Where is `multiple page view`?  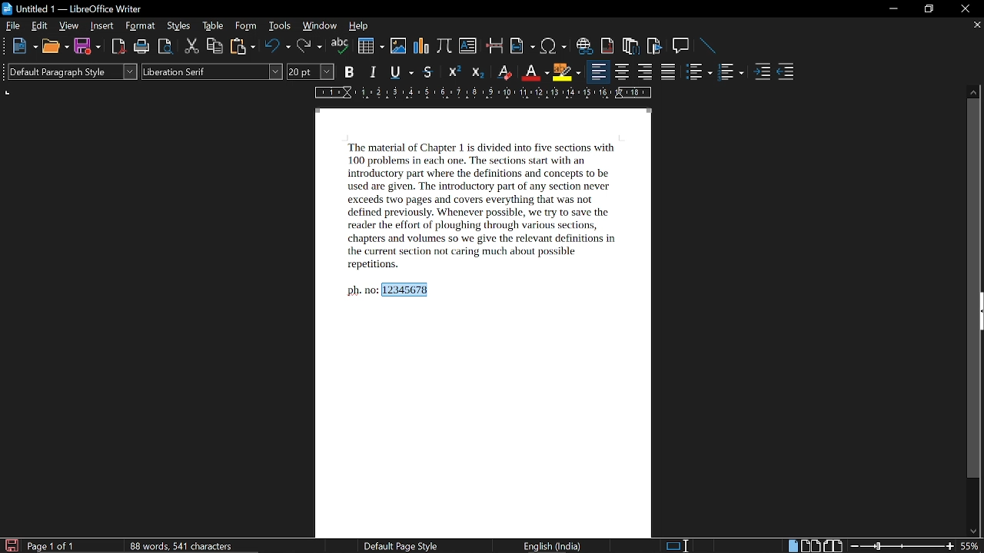
multiple page view is located at coordinates (811, 546).